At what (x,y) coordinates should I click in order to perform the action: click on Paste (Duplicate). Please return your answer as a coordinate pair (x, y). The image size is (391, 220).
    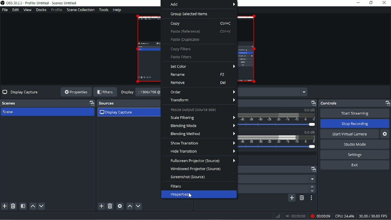
    Looking at the image, I should click on (185, 40).